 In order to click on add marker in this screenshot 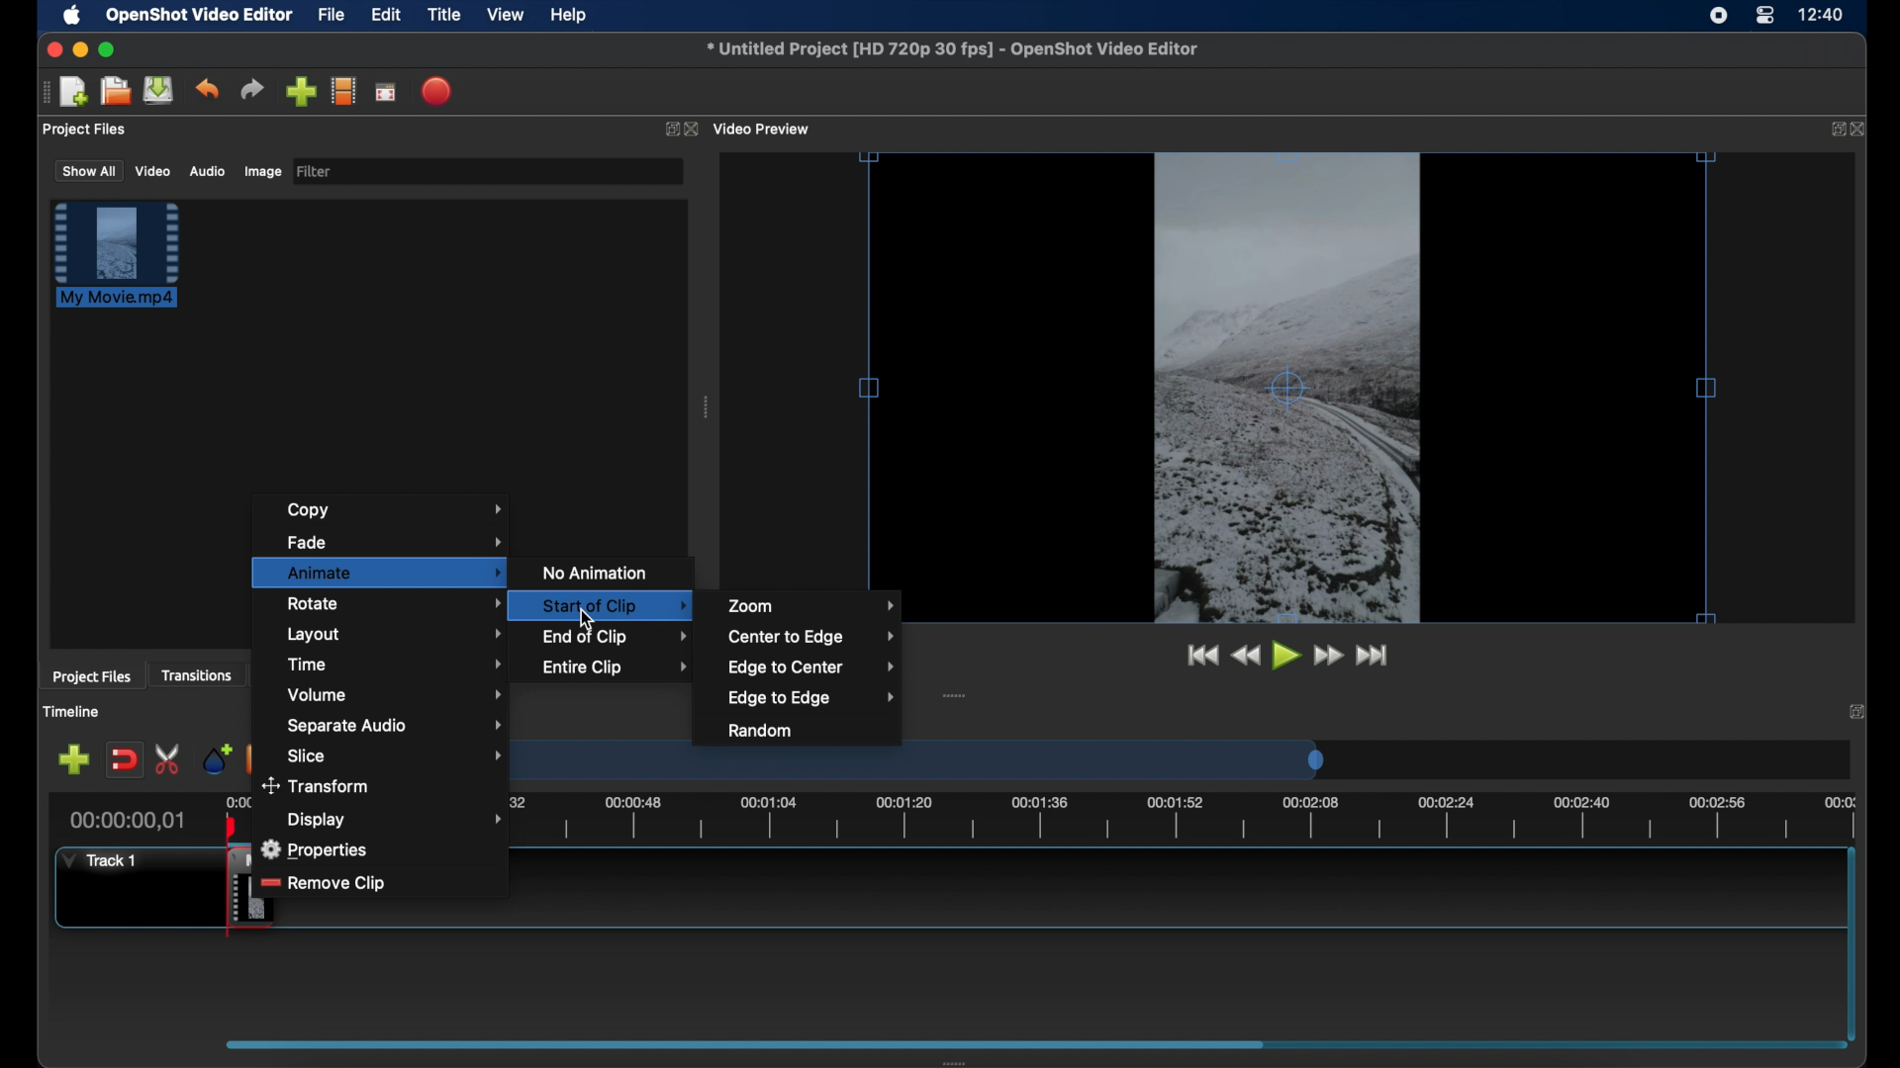, I will do `click(216, 757)`.